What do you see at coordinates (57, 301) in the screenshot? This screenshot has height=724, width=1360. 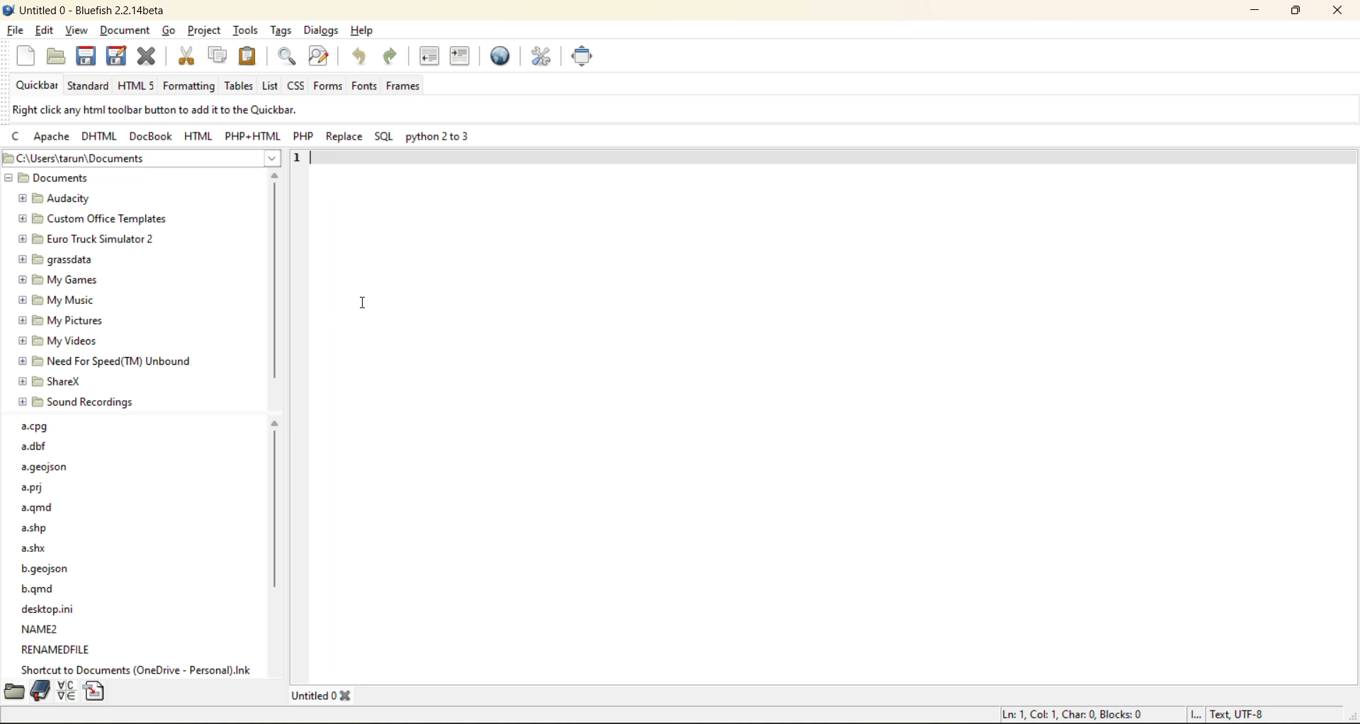 I see `my music` at bounding box center [57, 301].